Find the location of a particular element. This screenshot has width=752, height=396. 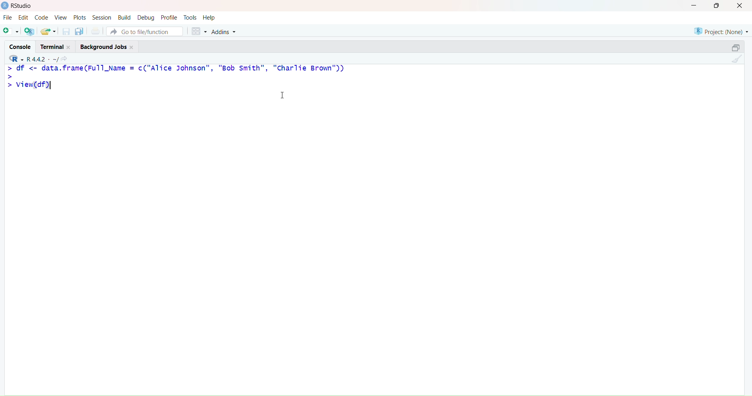

Terminal is located at coordinates (56, 45).